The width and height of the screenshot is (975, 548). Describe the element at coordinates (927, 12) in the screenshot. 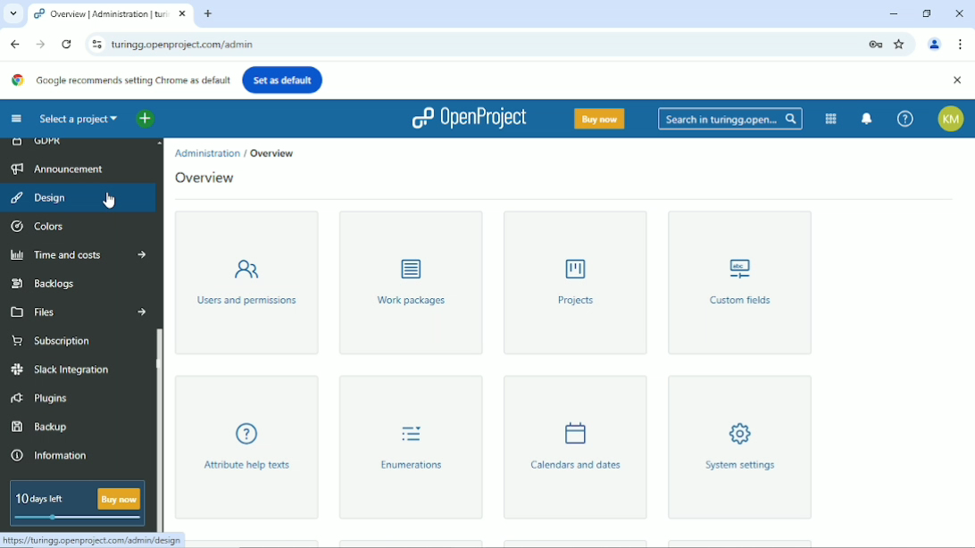

I see `Restore down` at that location.